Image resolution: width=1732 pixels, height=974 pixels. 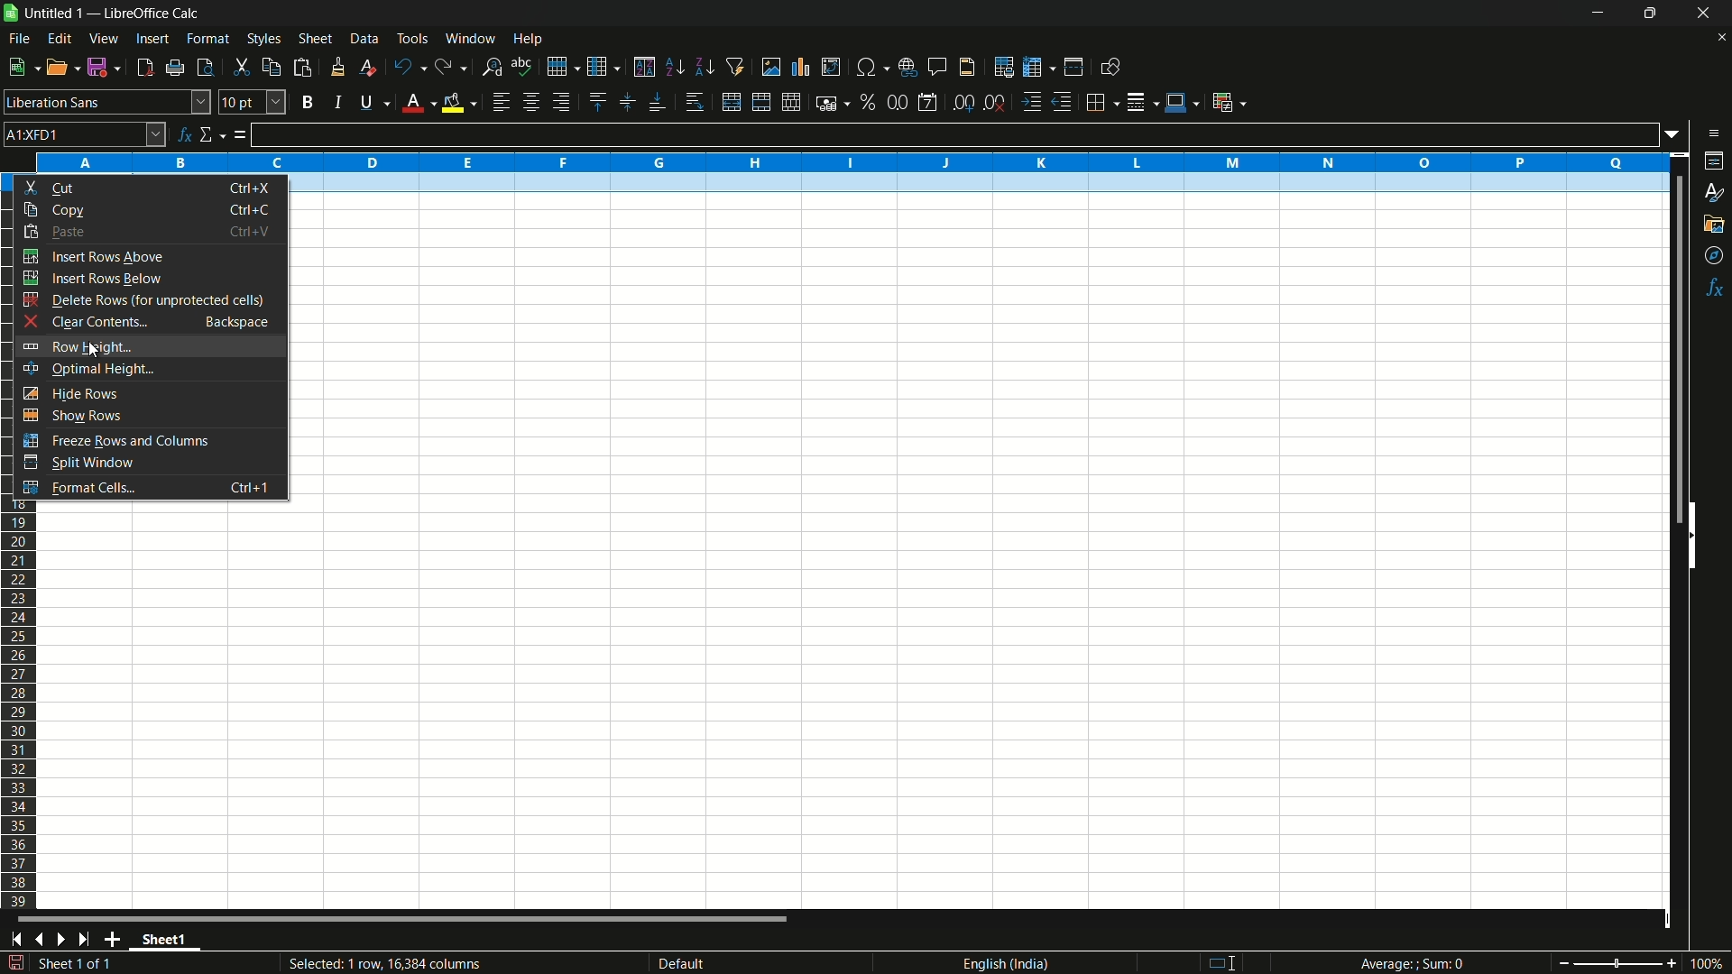 I want to click on open file, so click(x=64, y=68).